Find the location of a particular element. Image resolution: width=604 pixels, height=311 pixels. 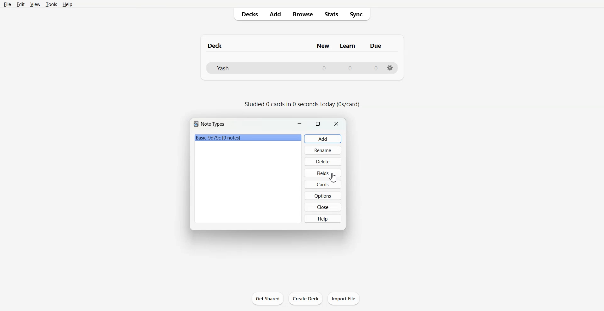

Sync is located at coordinates (358, 14).